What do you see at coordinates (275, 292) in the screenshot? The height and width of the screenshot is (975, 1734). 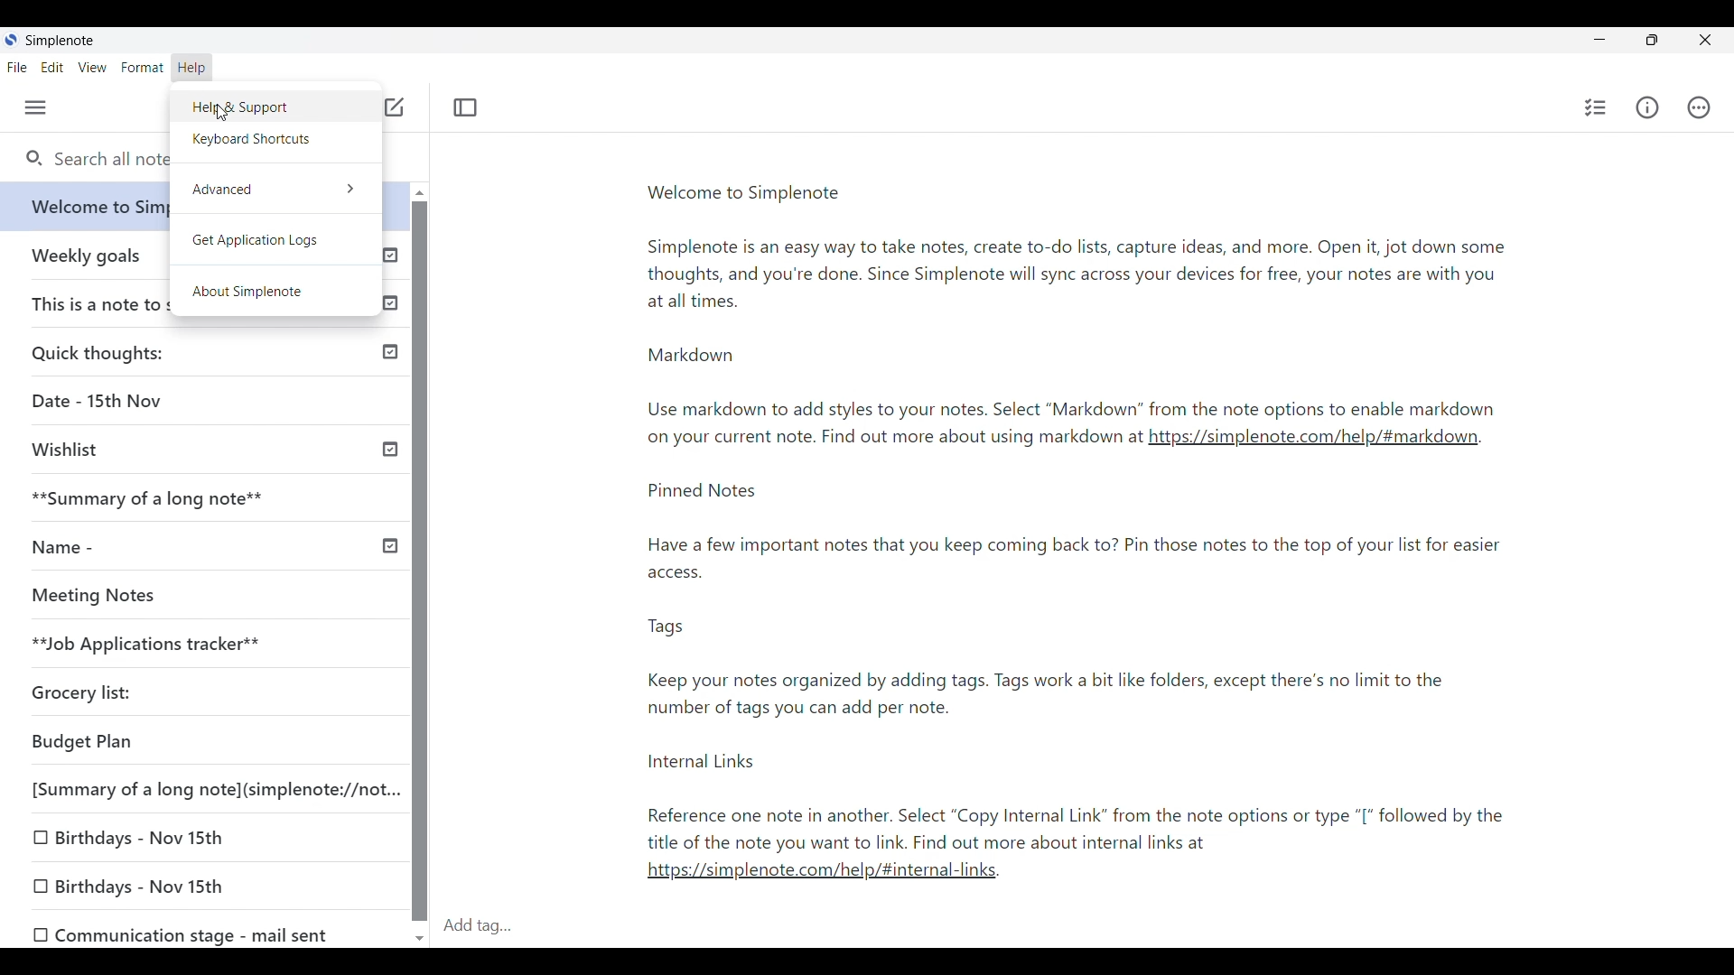 I see `About SimpleNote` at bounding box center [275, 292].